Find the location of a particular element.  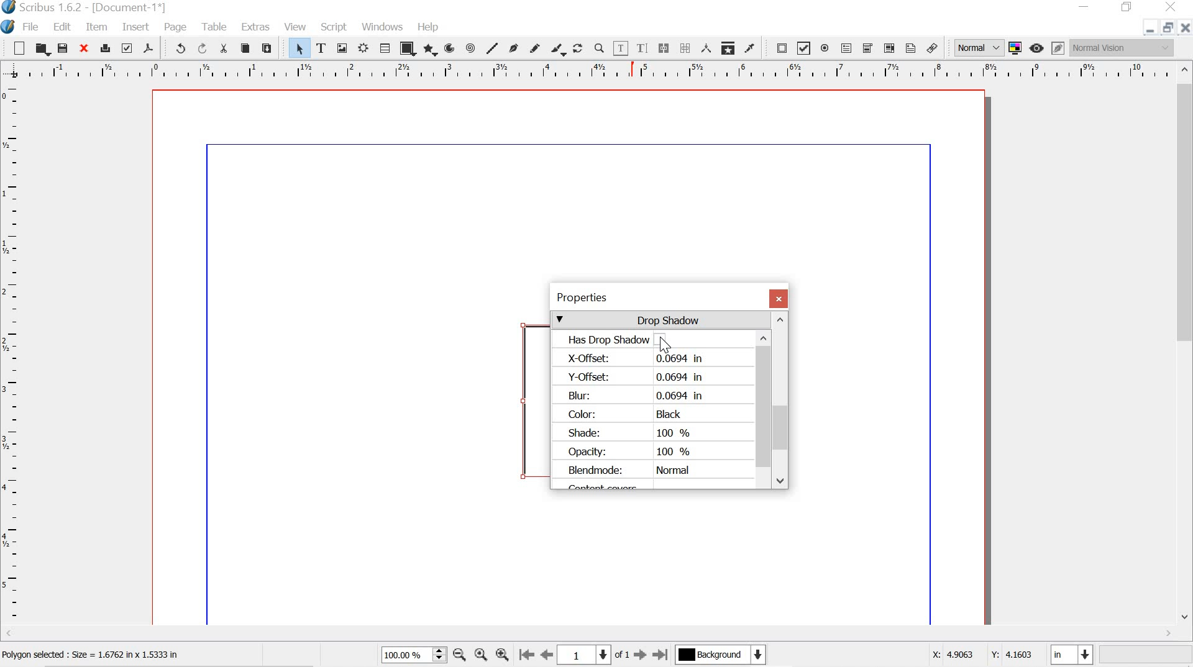

redo is located at coordinates (202, 48).